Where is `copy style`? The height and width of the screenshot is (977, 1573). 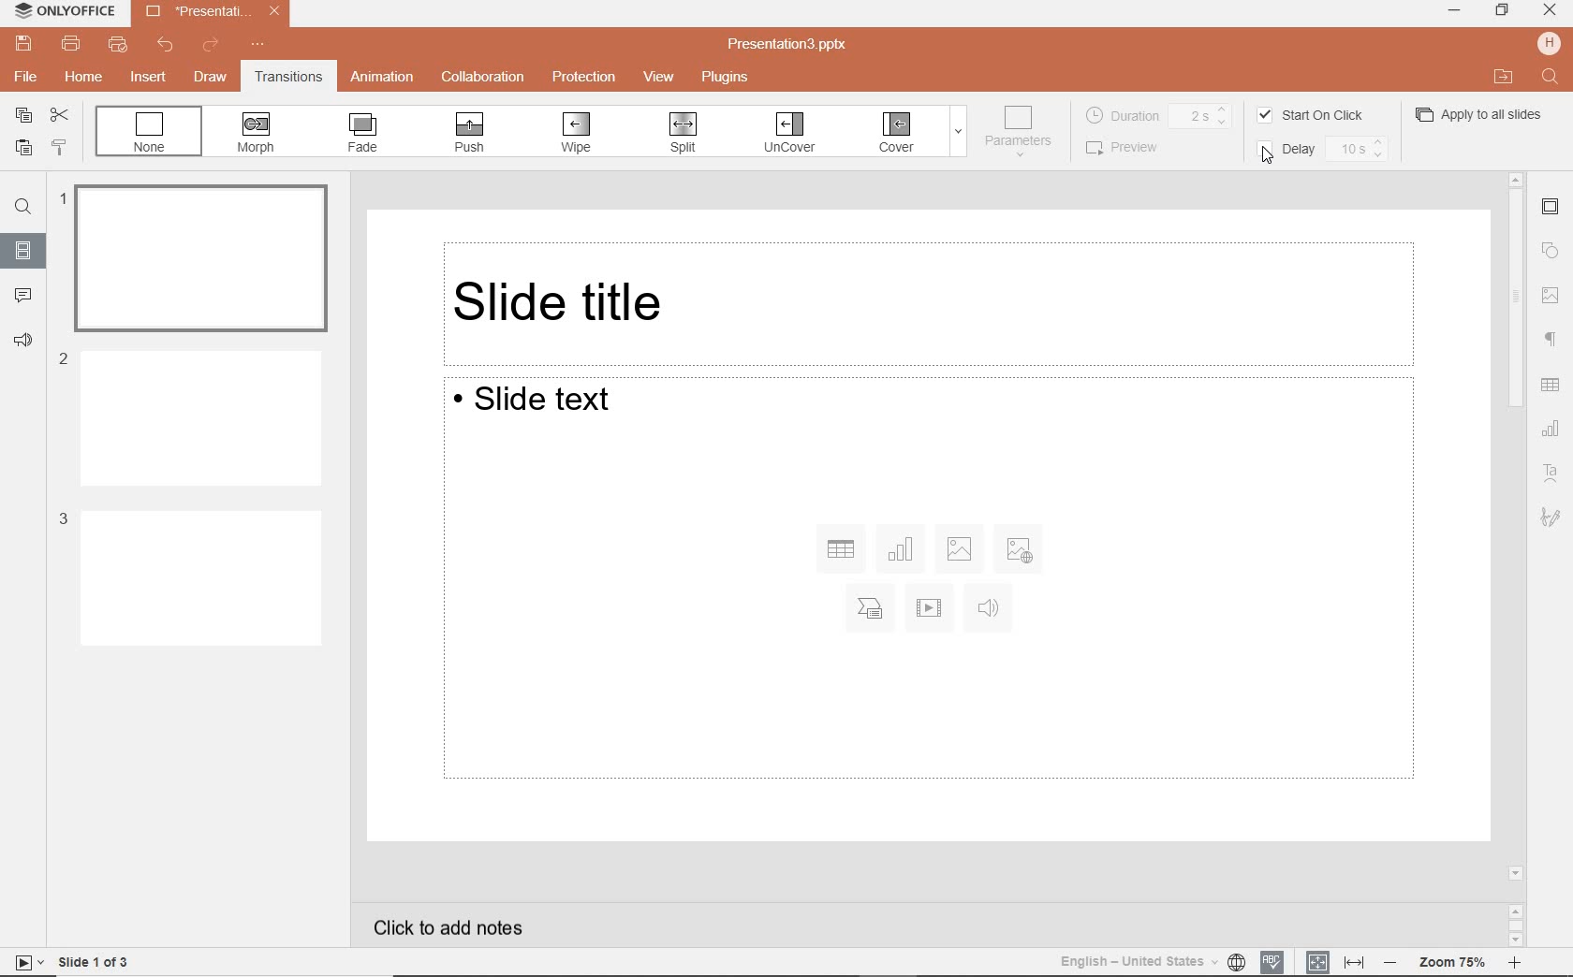 copy style is located at coordinates (57, 149).